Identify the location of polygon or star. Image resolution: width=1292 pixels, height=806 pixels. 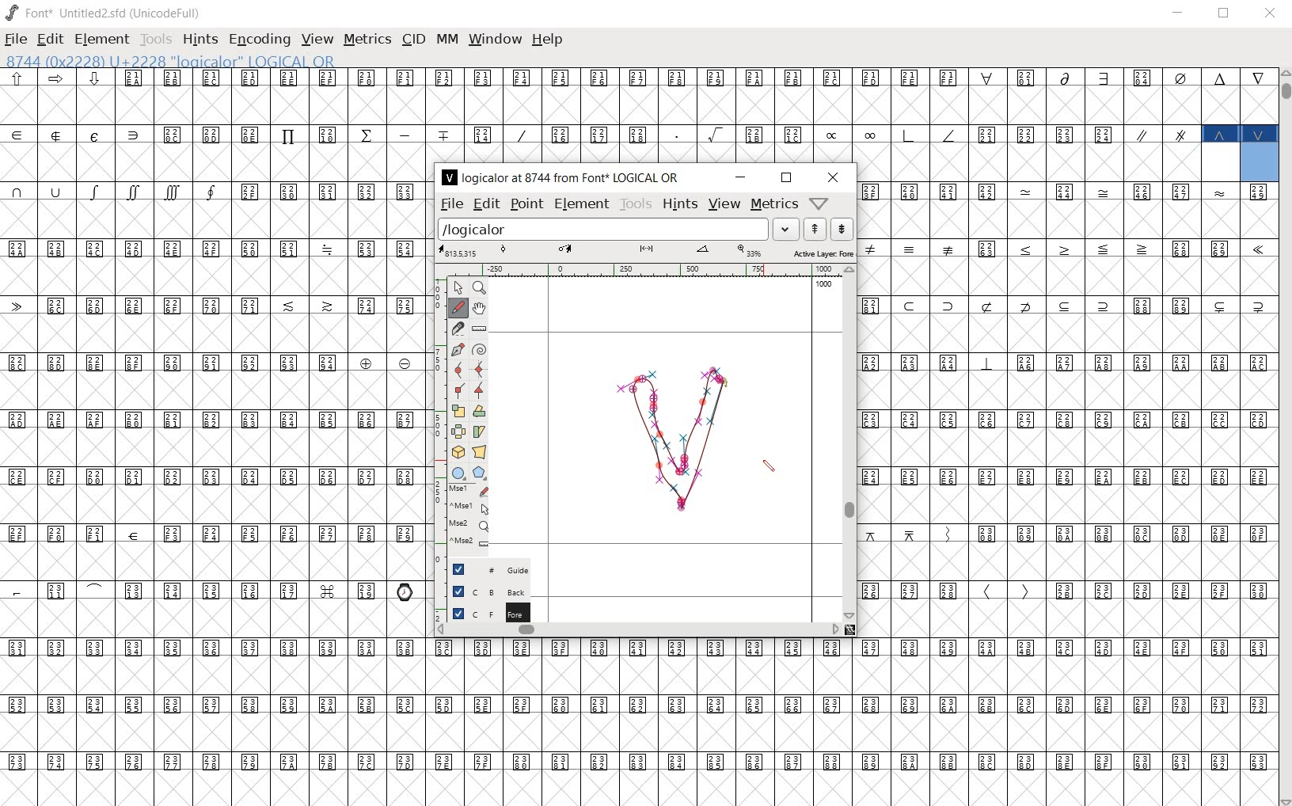
(483, 473).